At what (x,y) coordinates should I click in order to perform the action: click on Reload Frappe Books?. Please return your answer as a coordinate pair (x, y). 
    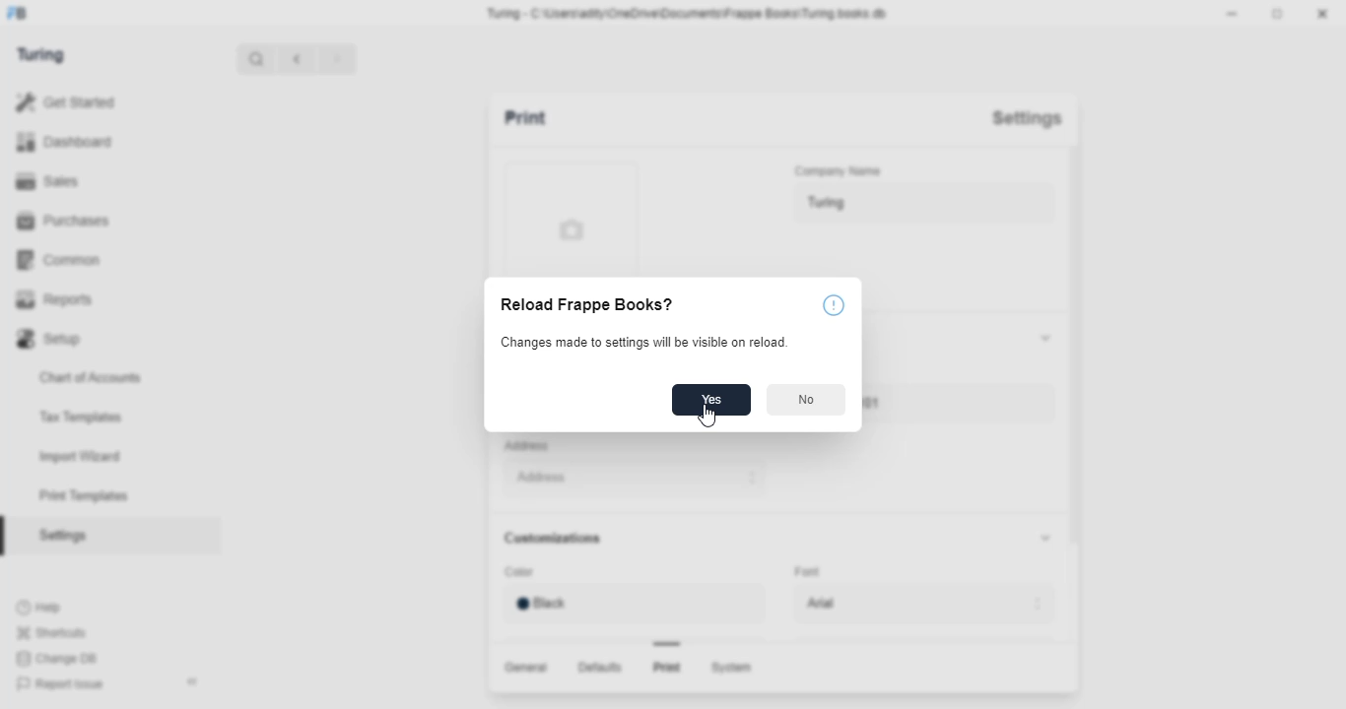
    Looking at the image, I should click on (583, 306).